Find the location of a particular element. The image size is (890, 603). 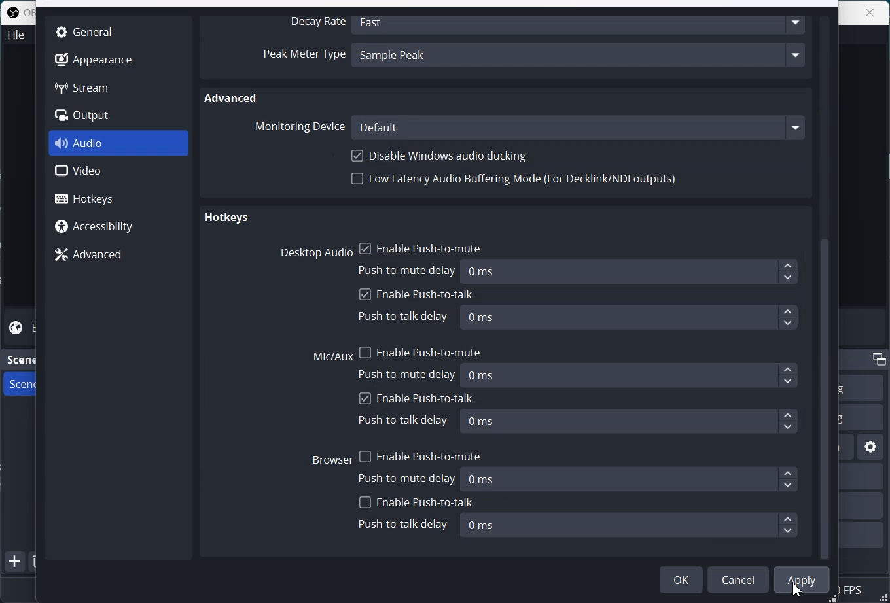

Accessibility is located at coordinates (118, 225).